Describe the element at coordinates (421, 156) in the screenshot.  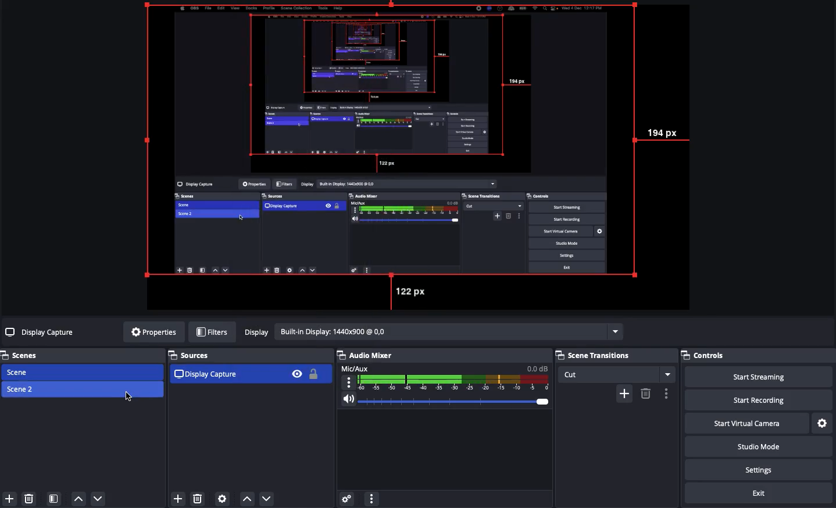
I see `Screen` at that location.